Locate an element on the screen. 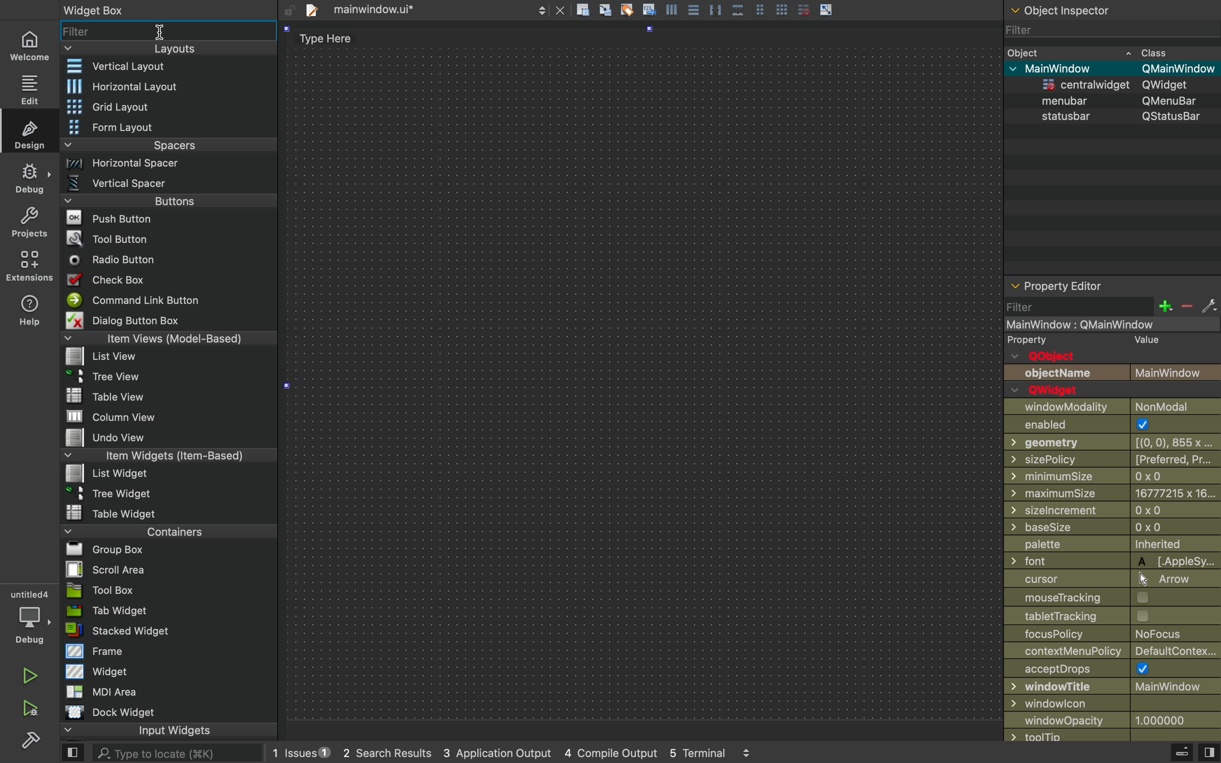 This screenshot has height=763, width=1221. icon is located at coordinates (673, 9).